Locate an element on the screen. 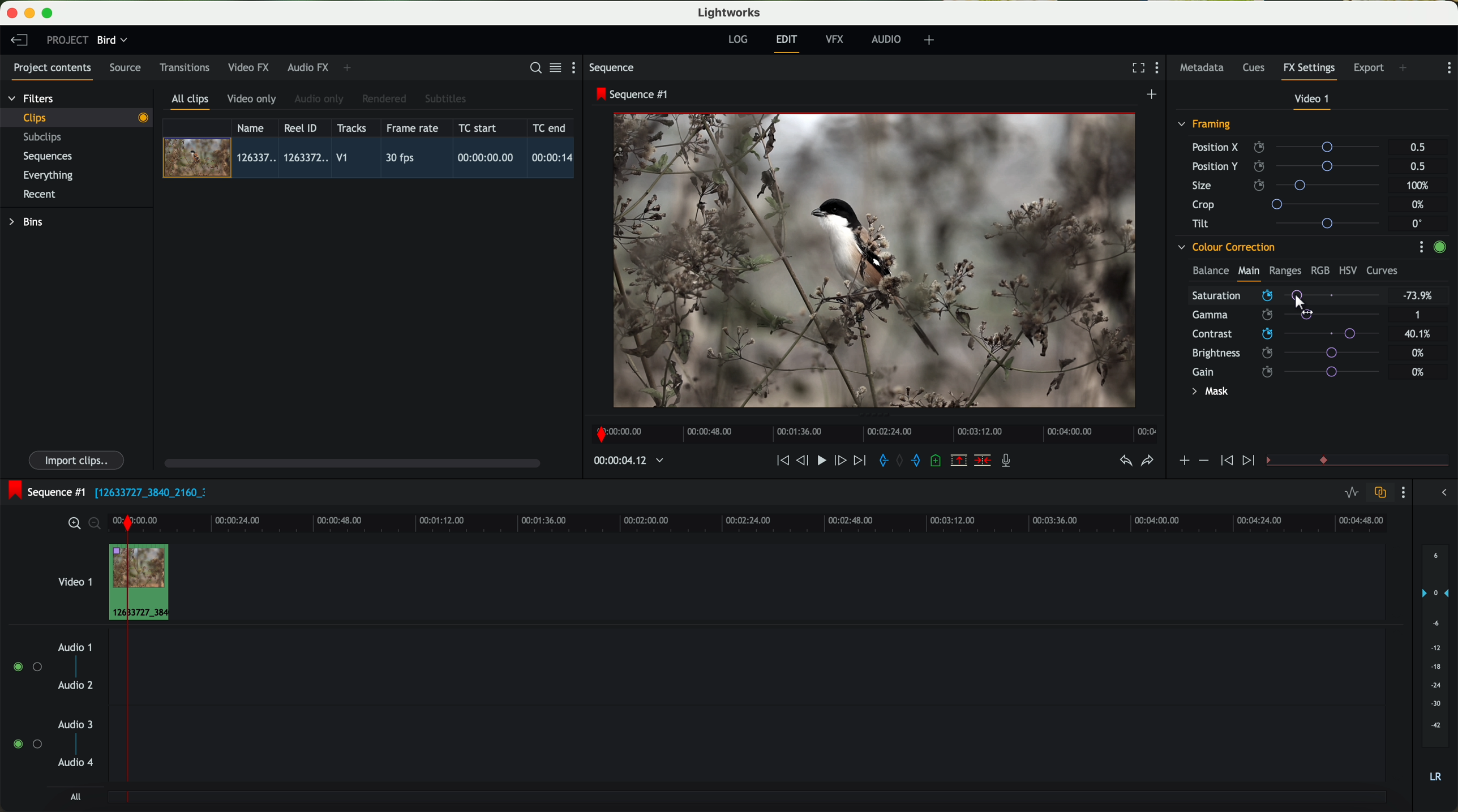 This screenshot has width=1458, height=812. show settings menu is located at coordinates (1421, 247).